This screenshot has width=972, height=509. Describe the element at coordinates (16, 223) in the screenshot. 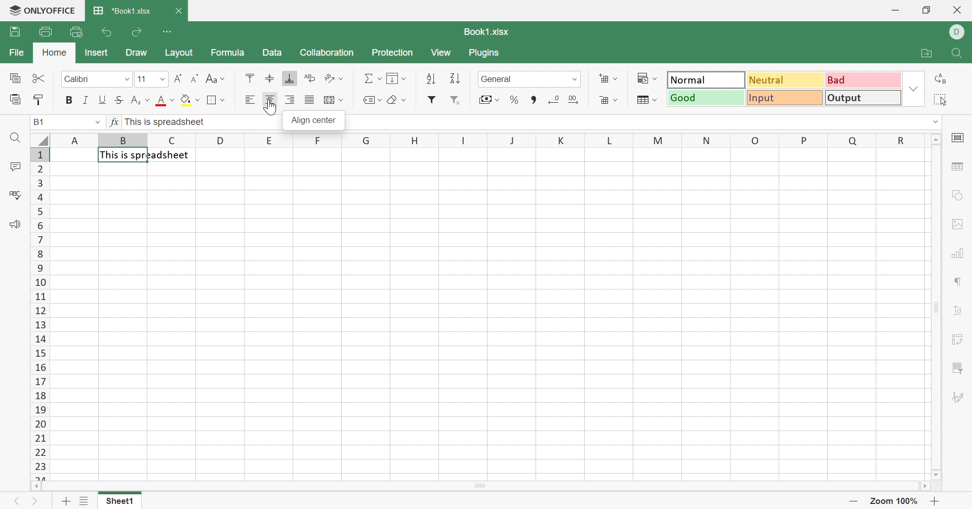

I see `Feedback & Support` at that location.